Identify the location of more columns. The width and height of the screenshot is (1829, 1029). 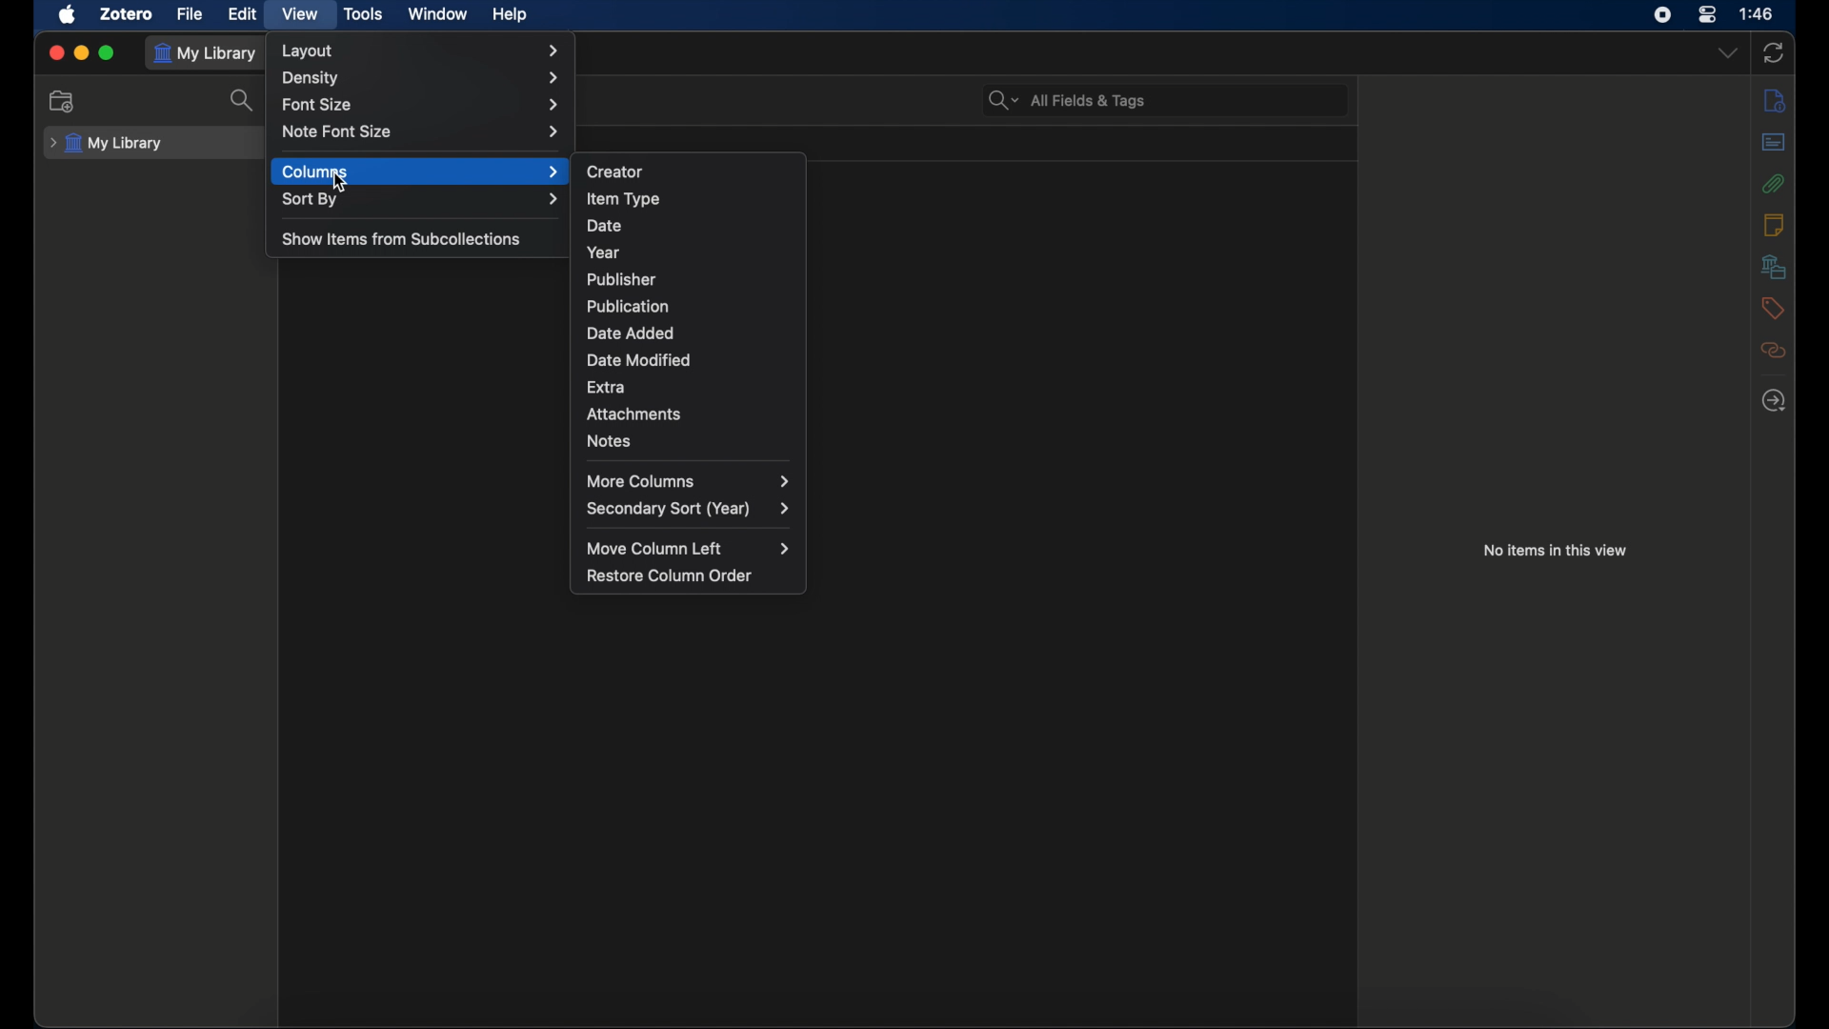
(687, 480).